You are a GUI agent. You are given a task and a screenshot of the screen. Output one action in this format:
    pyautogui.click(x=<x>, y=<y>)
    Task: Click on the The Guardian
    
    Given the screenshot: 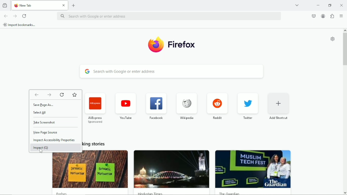 What is the action you would take?
    pyautogui.click(x=229, y=193)
    